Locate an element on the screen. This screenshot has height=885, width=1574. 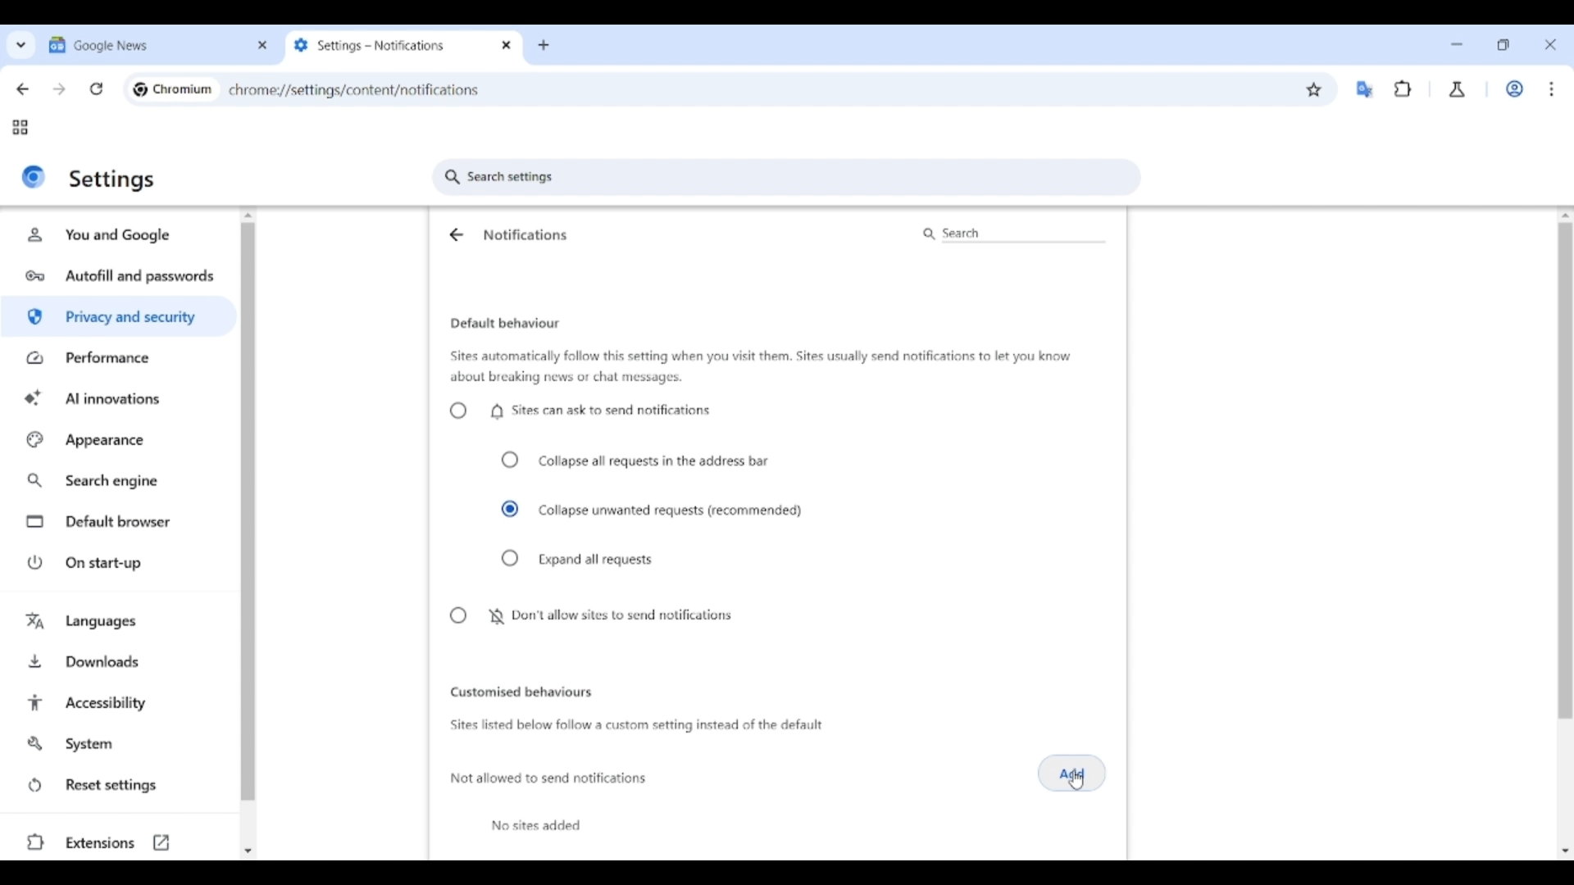
Chromium logo is located at coordinates (140, 89).